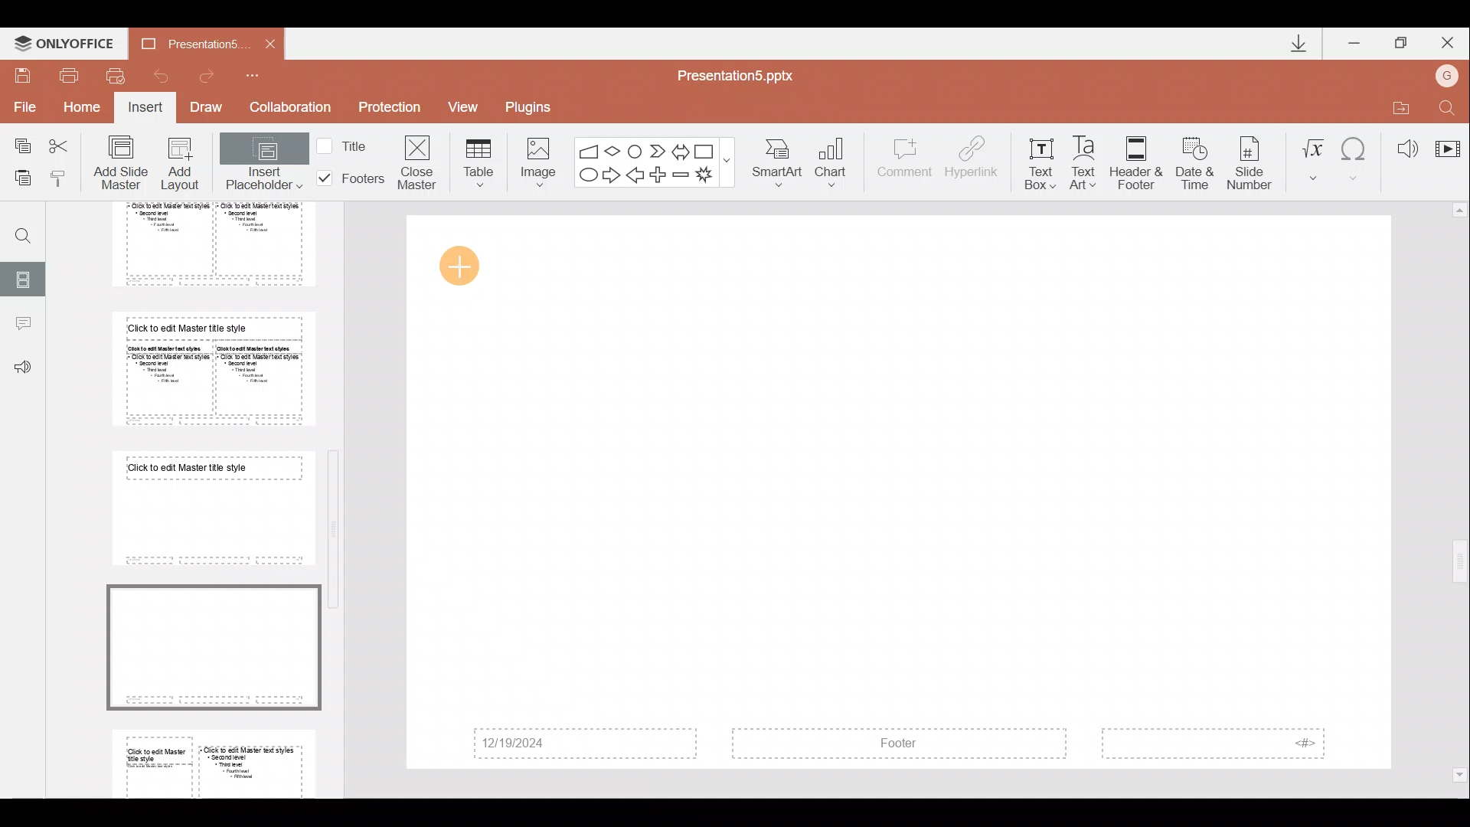 This screenshot has width=1470, height=827. What do you see at coordinates (661, 173) in the screenshot?
I see `Plus` at bounding box center [661, 173].